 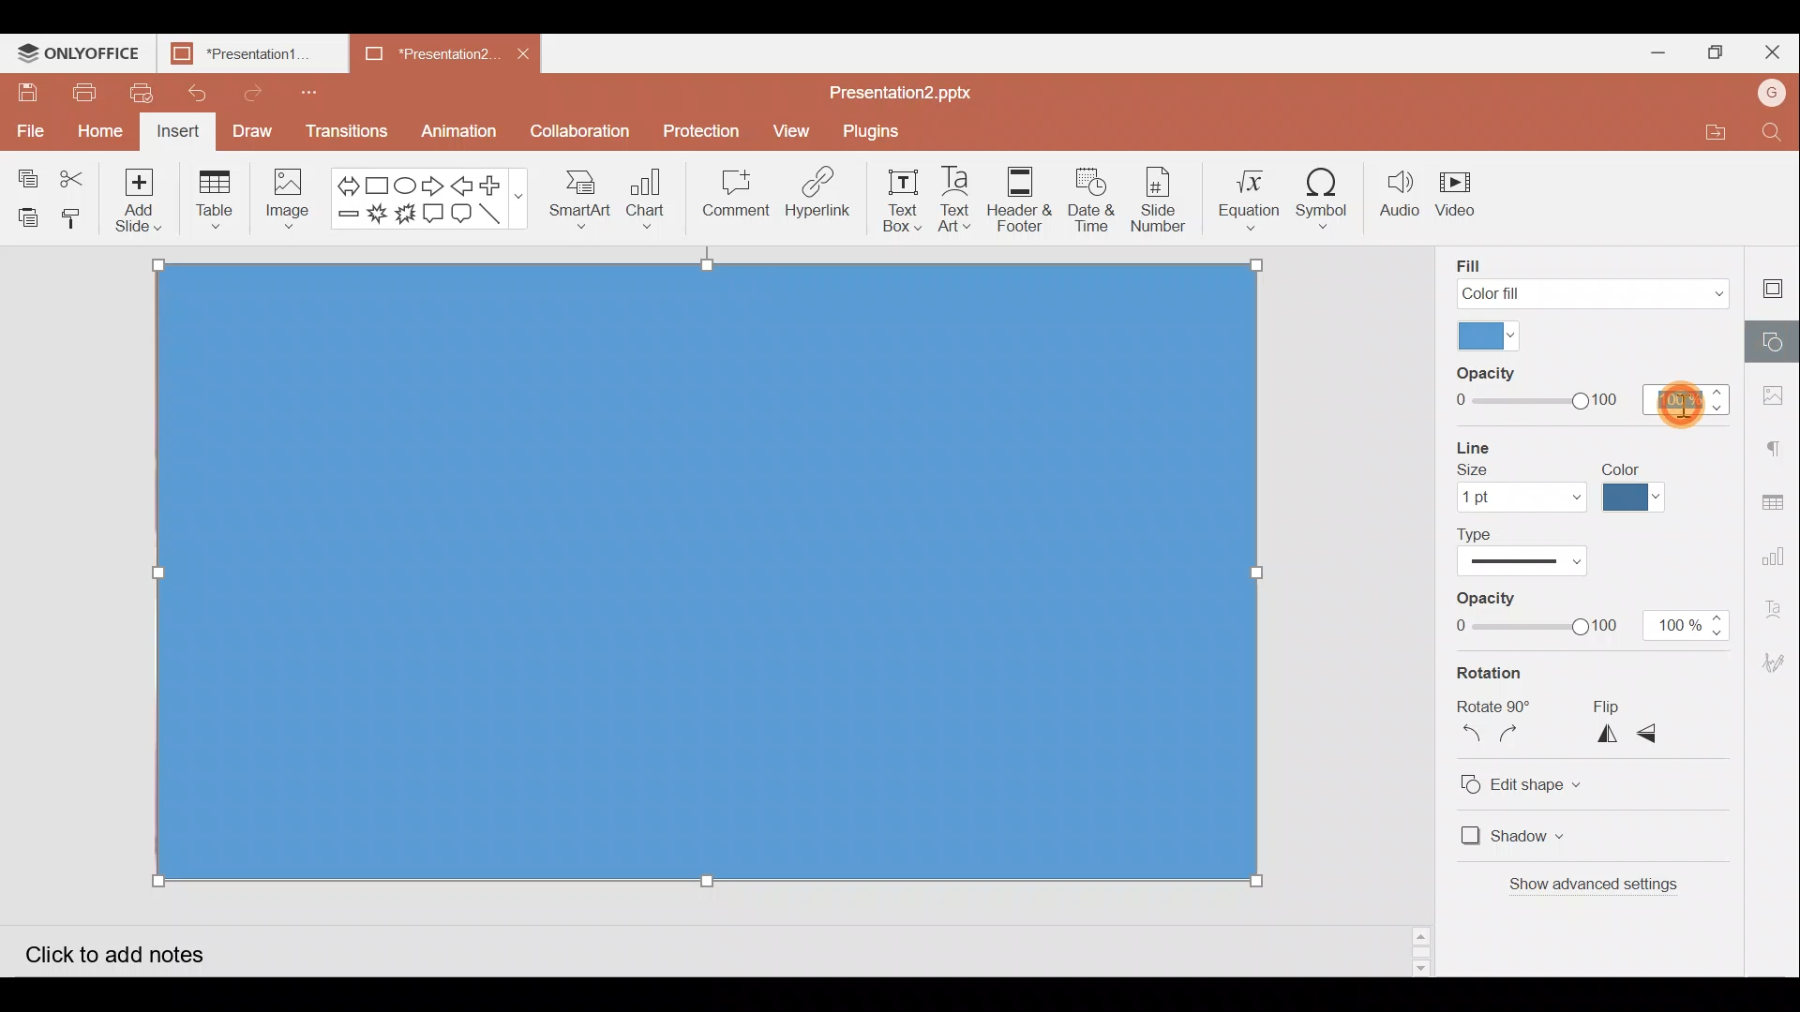 I want to click on Fill, so click(x=1586, y=276).